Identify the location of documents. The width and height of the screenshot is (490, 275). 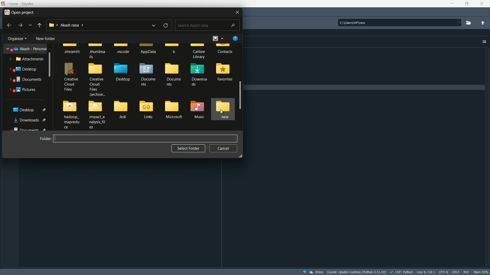
(26, 80).